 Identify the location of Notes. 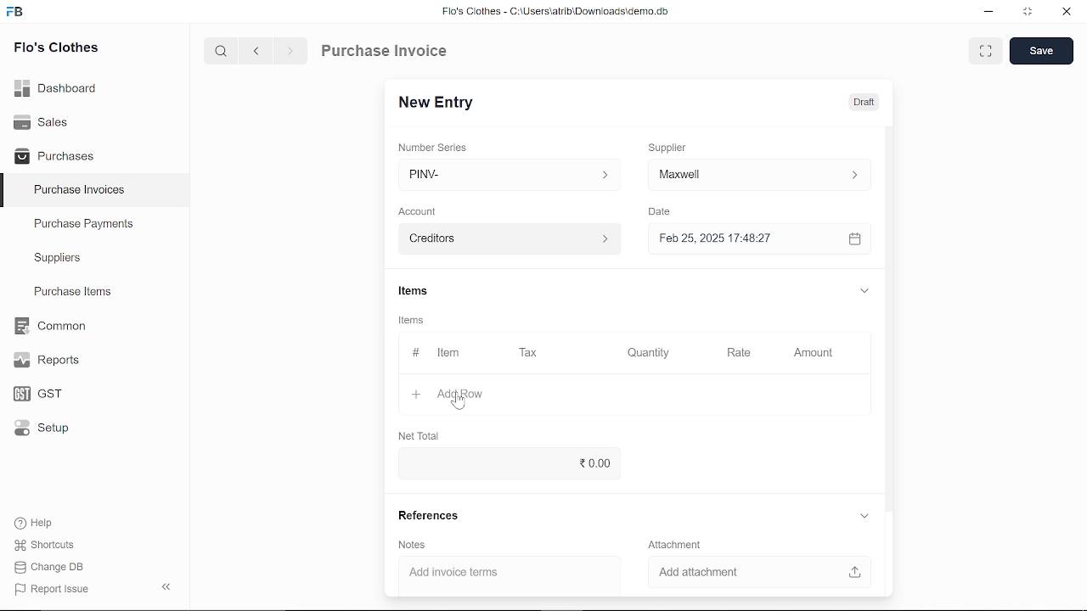
(414, 546).